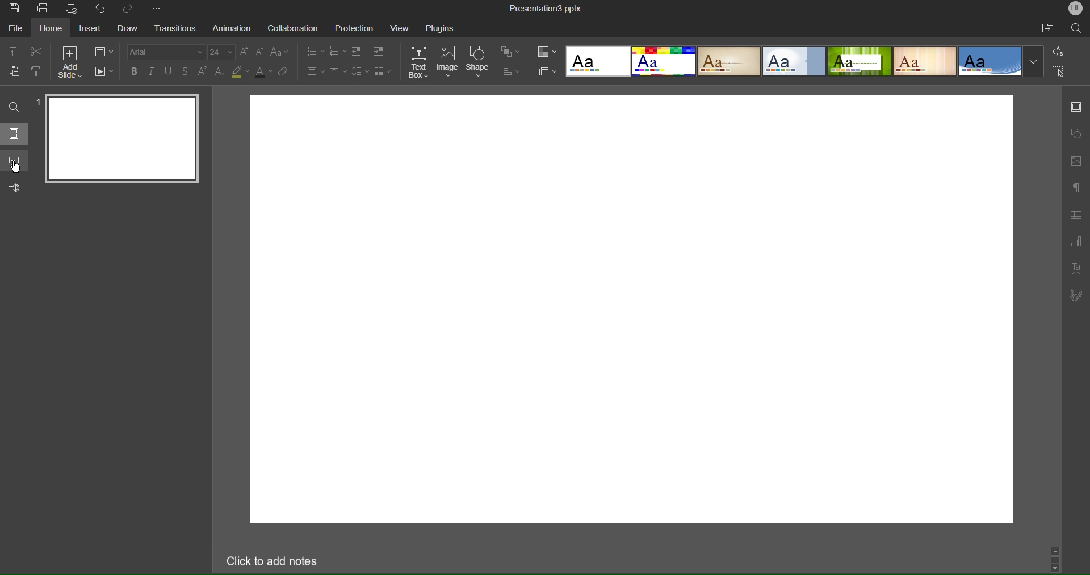 The height and width of the screenshot is (575, 1090). I want to click on Subscript, so click(221, 72).